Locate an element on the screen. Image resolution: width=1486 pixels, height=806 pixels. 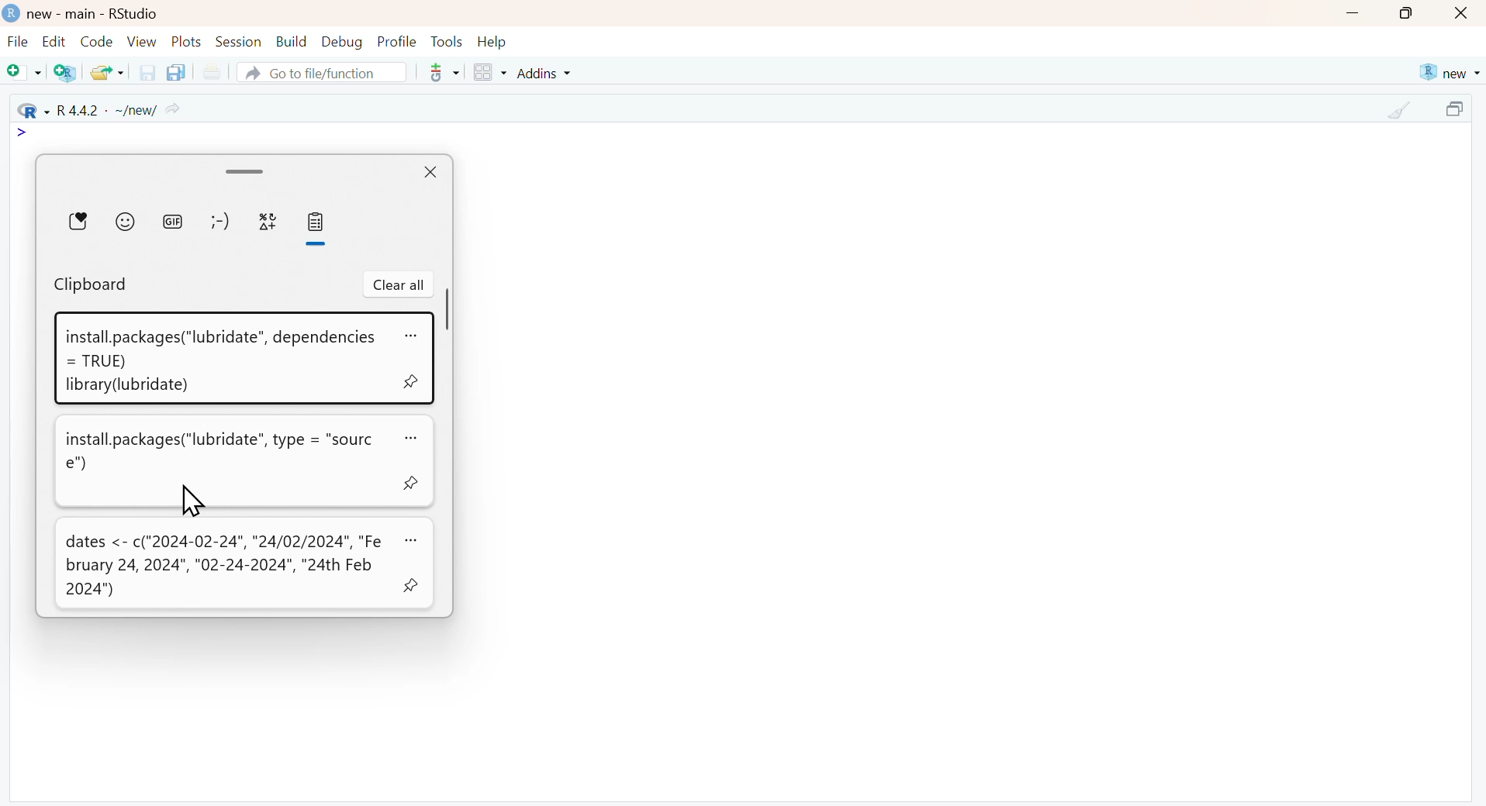
View is located at coordinates (142, 41).